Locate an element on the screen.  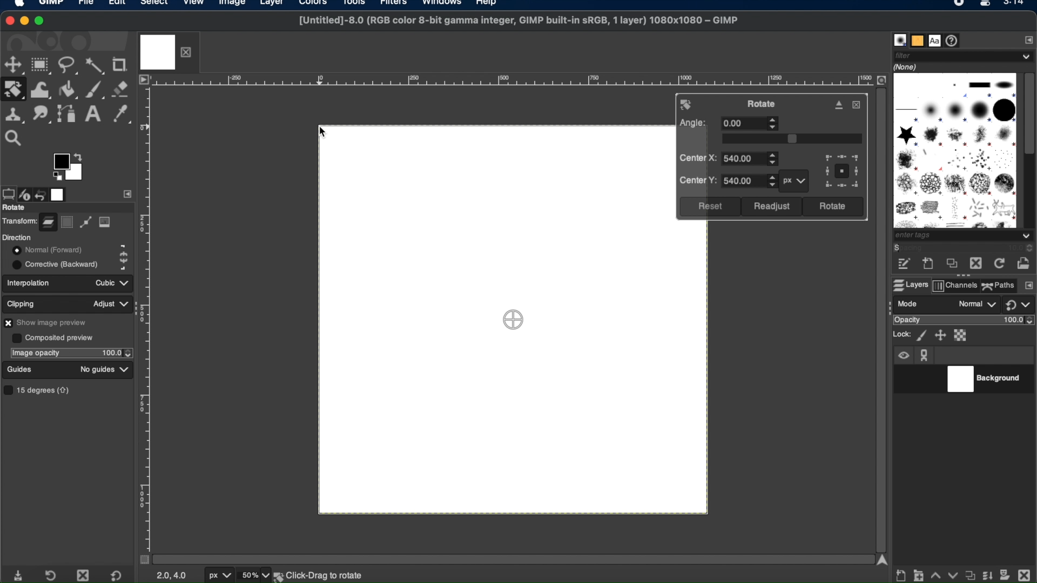
images is located at coordinates (59, 194).